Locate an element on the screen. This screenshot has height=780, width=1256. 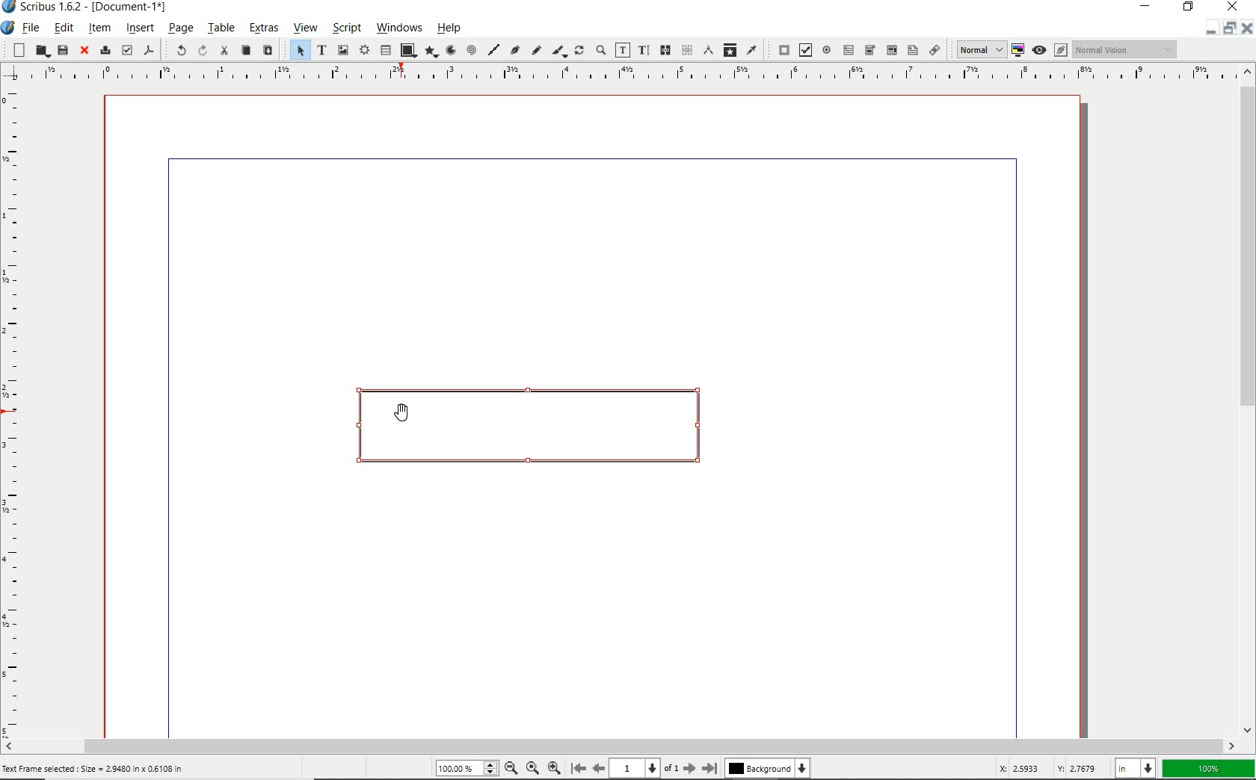
Horizontal page margin is located at coordinates (21, 412).